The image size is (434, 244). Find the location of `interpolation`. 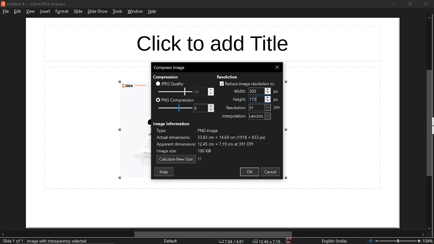

interpolation is located at coordinates (259, 116).